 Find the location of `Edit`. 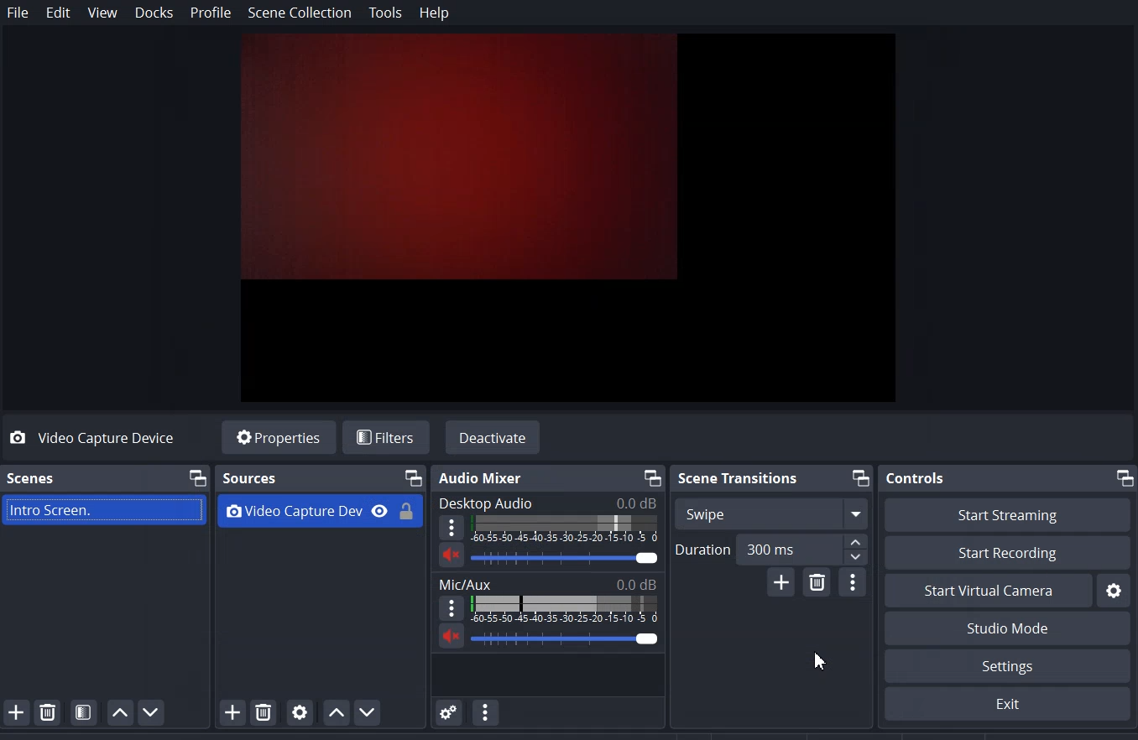

Edit is located at coordinates (60, 13).